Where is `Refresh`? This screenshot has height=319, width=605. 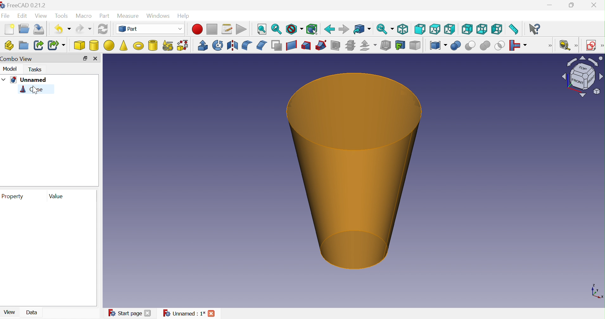
Refresh is located at coordinates (103, 30).